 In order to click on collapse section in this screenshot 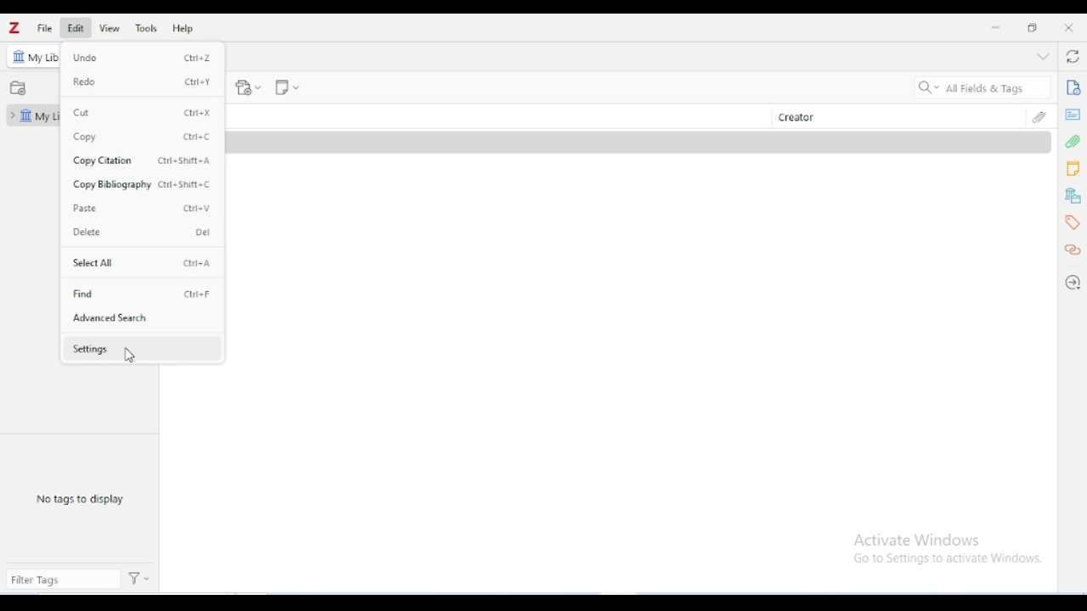, I will do `click(1043, 56)`.